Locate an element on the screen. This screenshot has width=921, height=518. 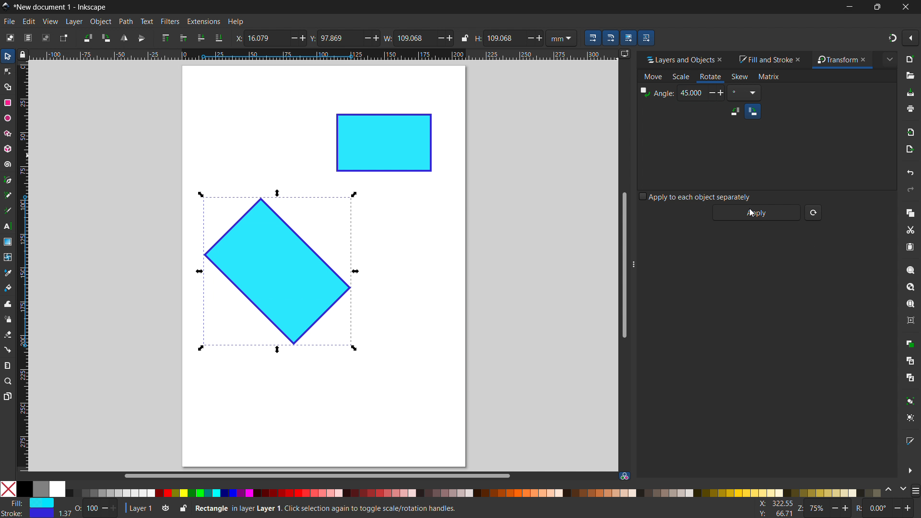
pencil tool is located at coordinates (7, 195).